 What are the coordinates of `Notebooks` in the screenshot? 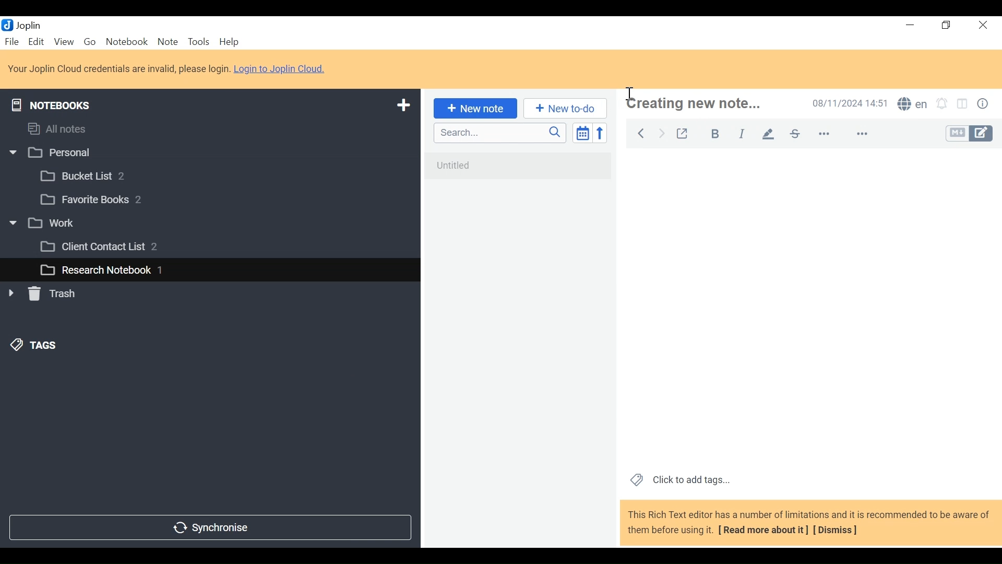 It's located at (58, 103).